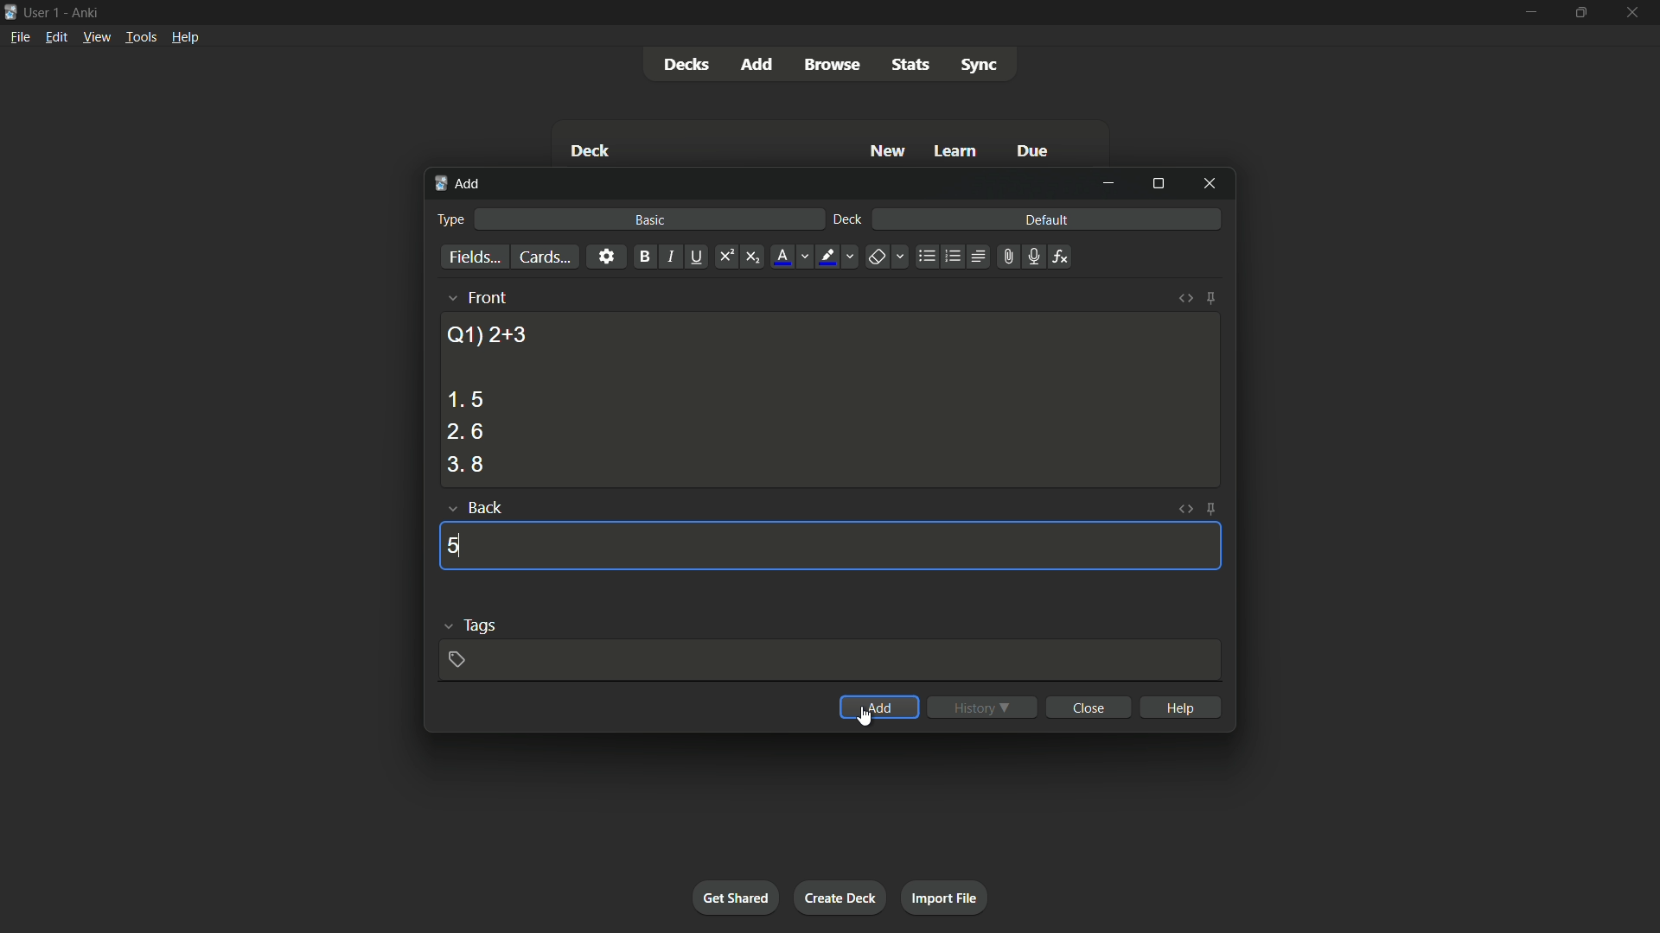 Image resolution: width=1660 pixels, height=933 pixels. Describe the element at coordinates (1634, 12) in the screenshot. I see `close app` at that location.